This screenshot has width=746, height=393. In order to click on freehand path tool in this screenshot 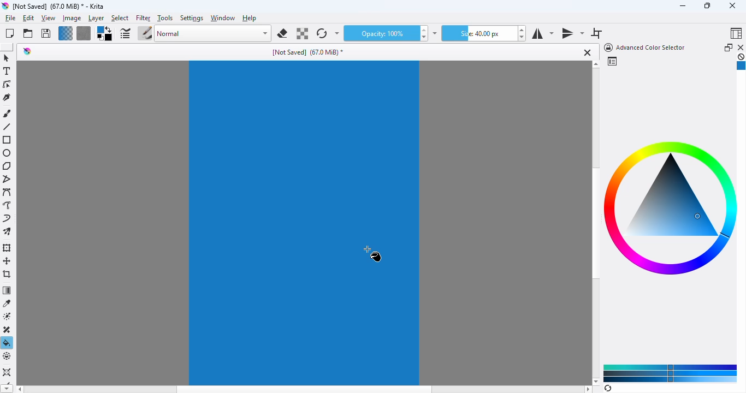, I will do `click(8, 205)`.